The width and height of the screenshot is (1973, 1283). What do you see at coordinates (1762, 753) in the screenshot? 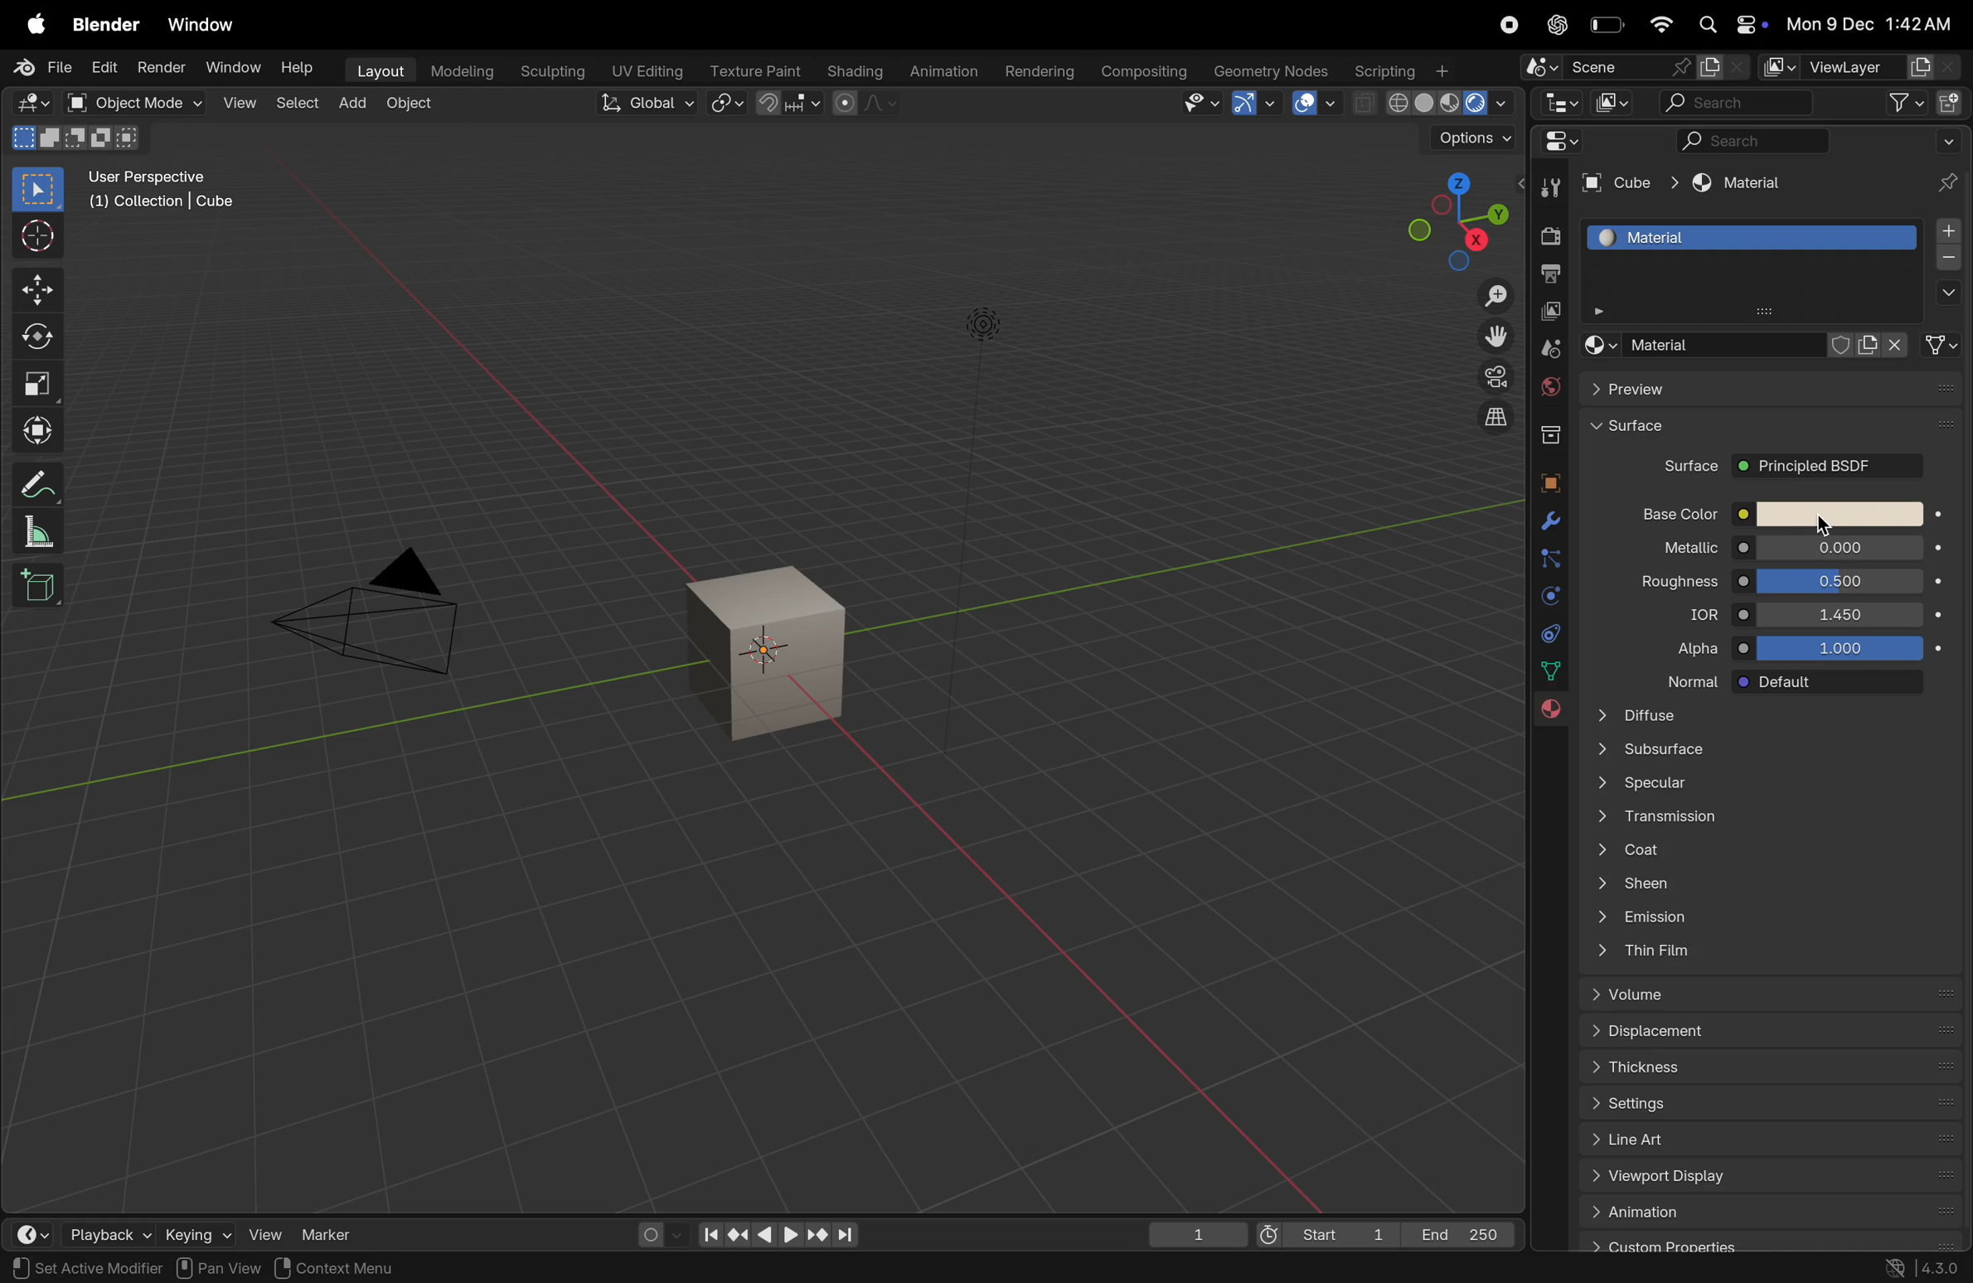
I see `subsurface` at bounding box center [1762, 753].